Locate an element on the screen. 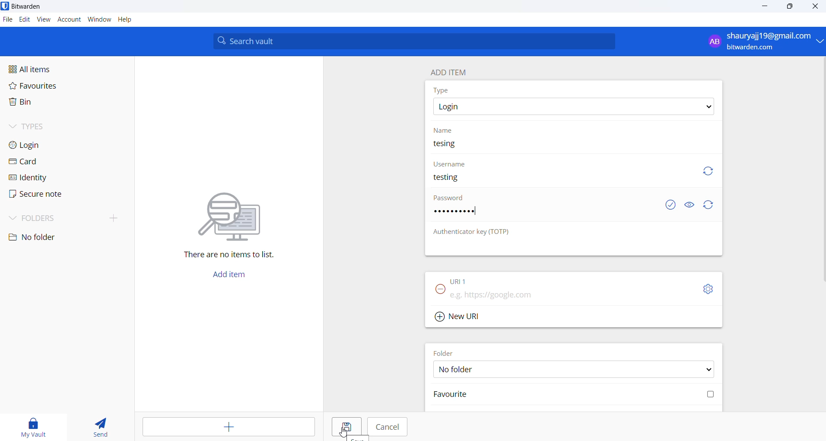 The width and height of the screenshot is (826, 441). Window is located at coordinates (99, 21).